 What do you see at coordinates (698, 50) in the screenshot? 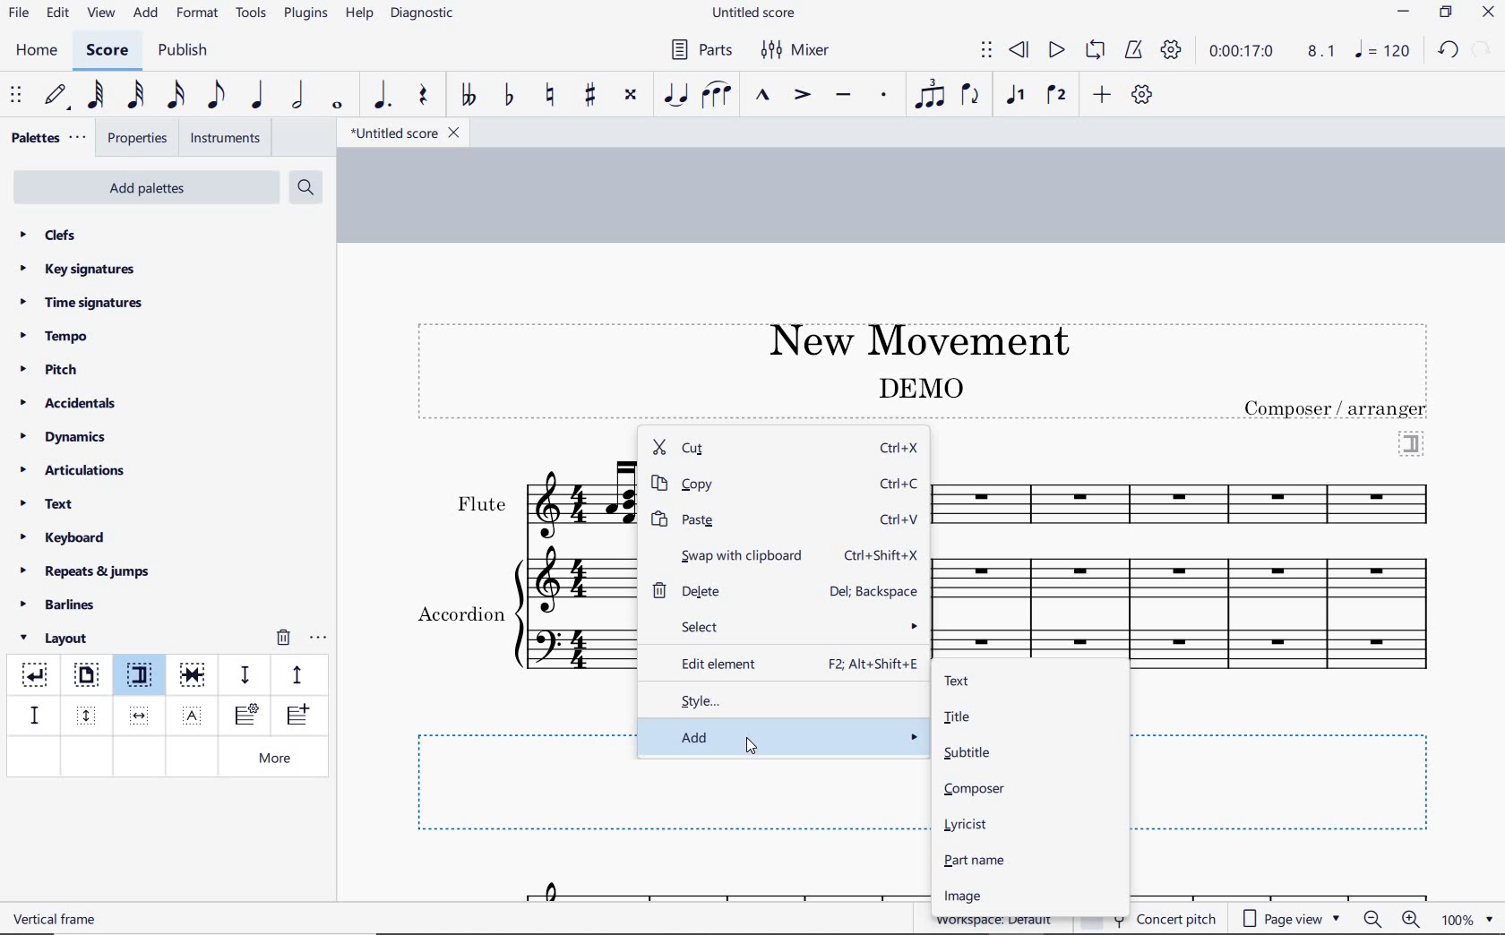
I see `Parts` at bounding box center [698, 50].